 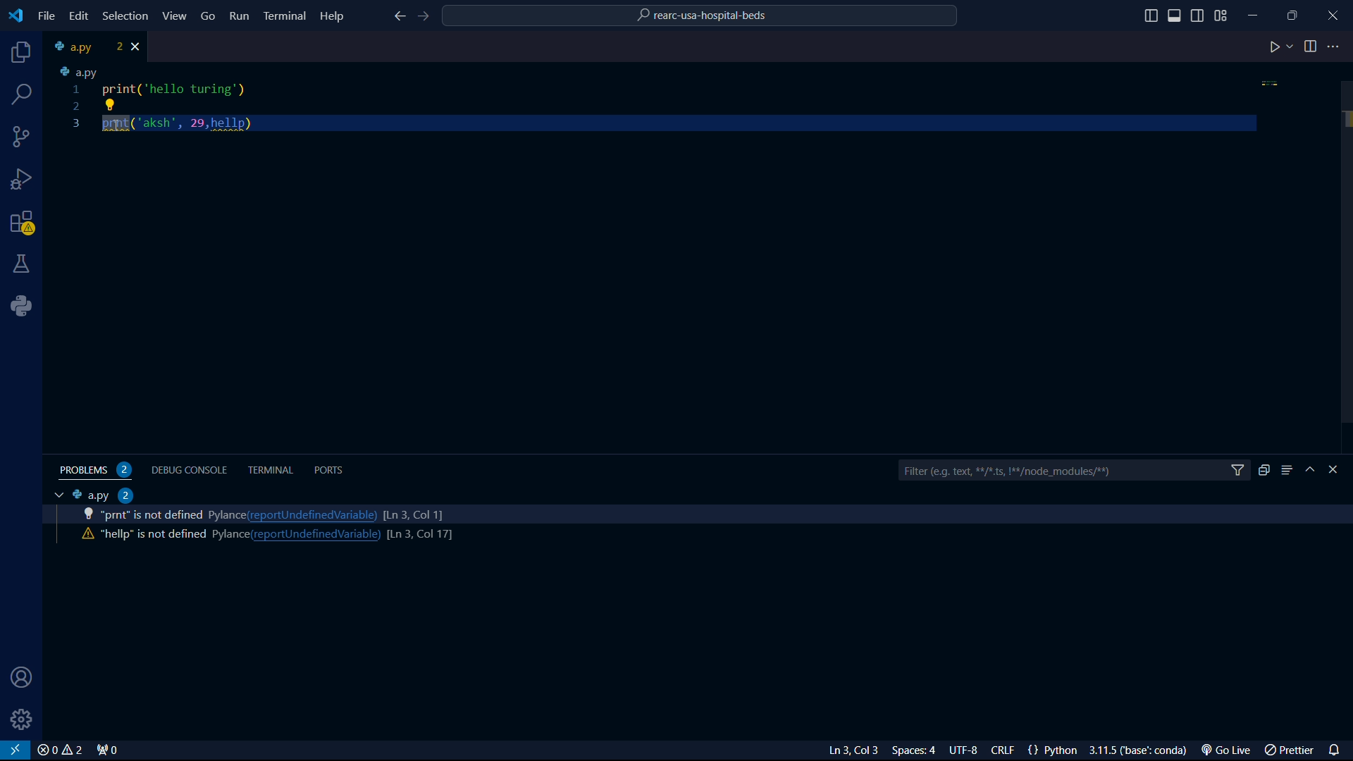 I want to click on user, so click(x=18, y=679).